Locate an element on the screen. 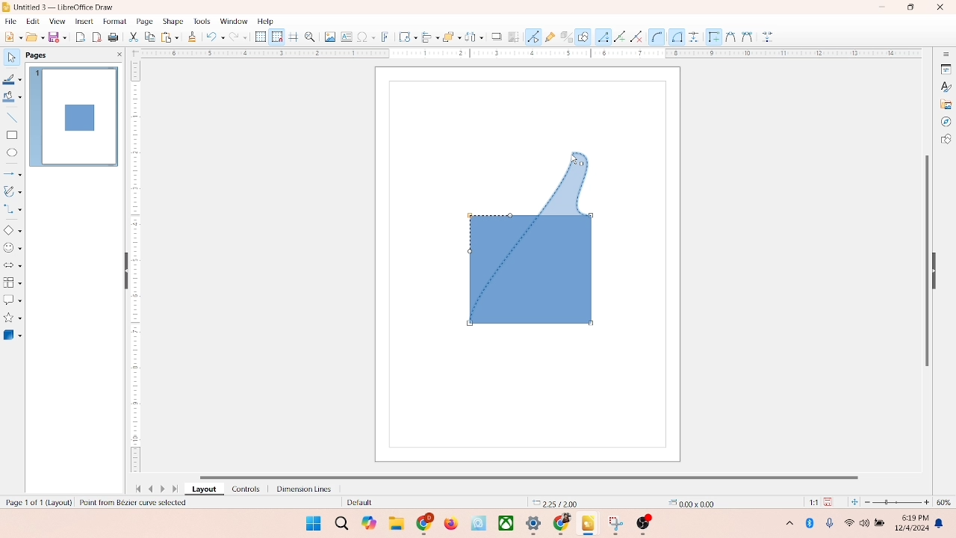  transformation is located at coordinates (404, 37).